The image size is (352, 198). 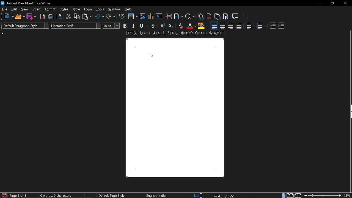 What do you see at coordinates (129, 10) in the screenshot?
I see `help` at bounding box center [129, 10].